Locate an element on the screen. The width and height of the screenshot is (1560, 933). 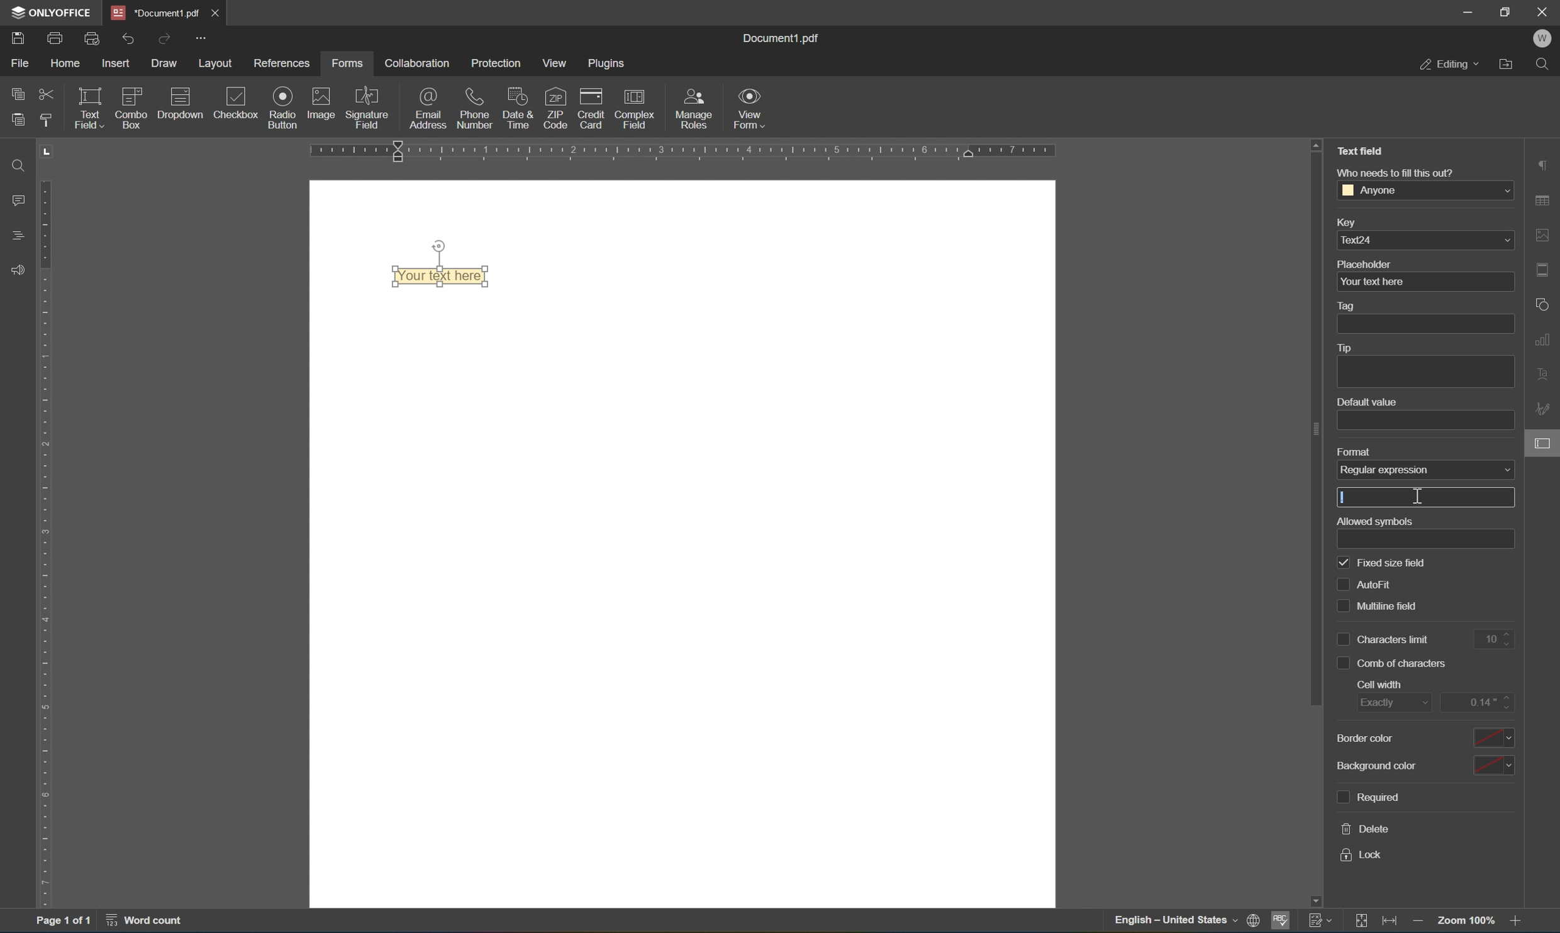
customize quick access toolbar is located at coordinates (199, 37).